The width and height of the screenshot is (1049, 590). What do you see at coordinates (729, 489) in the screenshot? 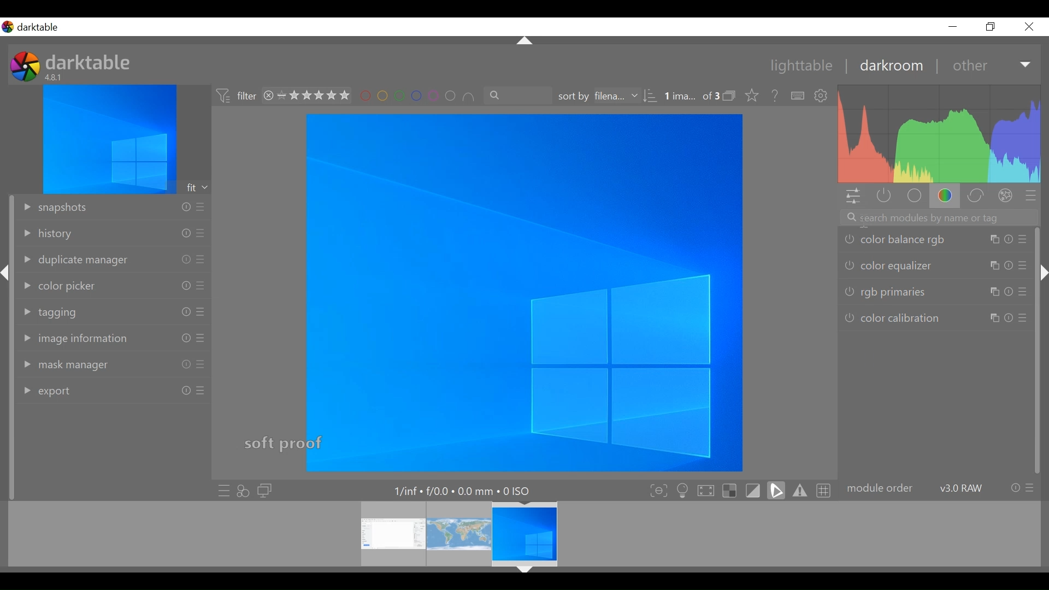
I see `toggle indication of raw overexposure` at bounding box center [729, 489].